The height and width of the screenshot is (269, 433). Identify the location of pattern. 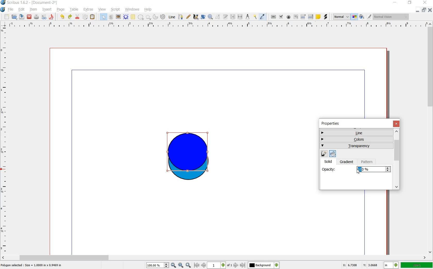
(368, 162).